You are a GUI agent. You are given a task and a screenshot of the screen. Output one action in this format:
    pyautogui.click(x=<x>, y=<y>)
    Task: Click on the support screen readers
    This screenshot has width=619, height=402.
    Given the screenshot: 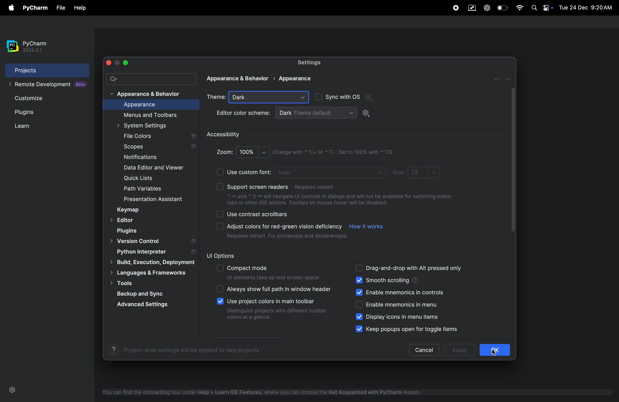 What is the action you would take?
    pyautogui.click(x=282, y=185)
    